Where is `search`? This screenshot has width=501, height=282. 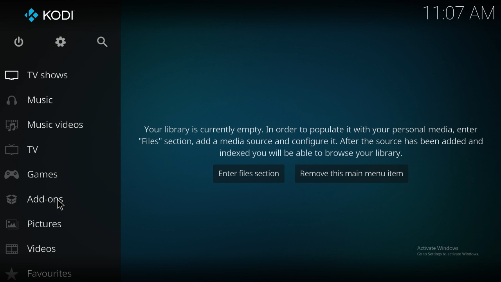
search is located at coordinates (104, 41).